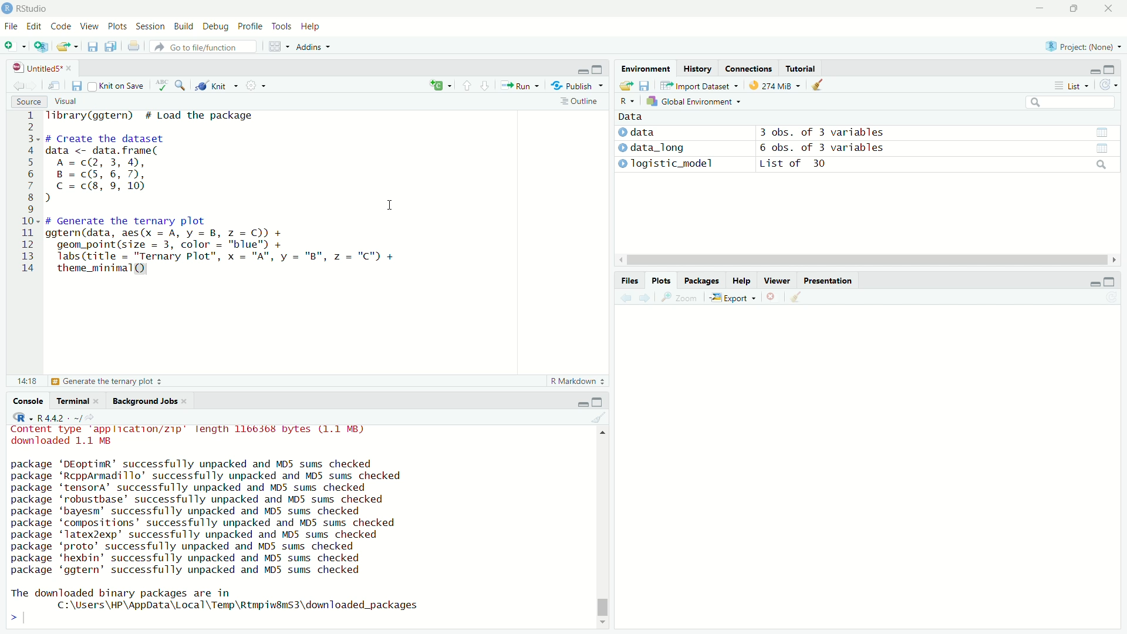 Image resolution: width=1127 pixels, height=634 pixels. What do you see at coordinates (121, 86) in the screenshot?
I see `Knit on Save` at bounding box center [121, 86].